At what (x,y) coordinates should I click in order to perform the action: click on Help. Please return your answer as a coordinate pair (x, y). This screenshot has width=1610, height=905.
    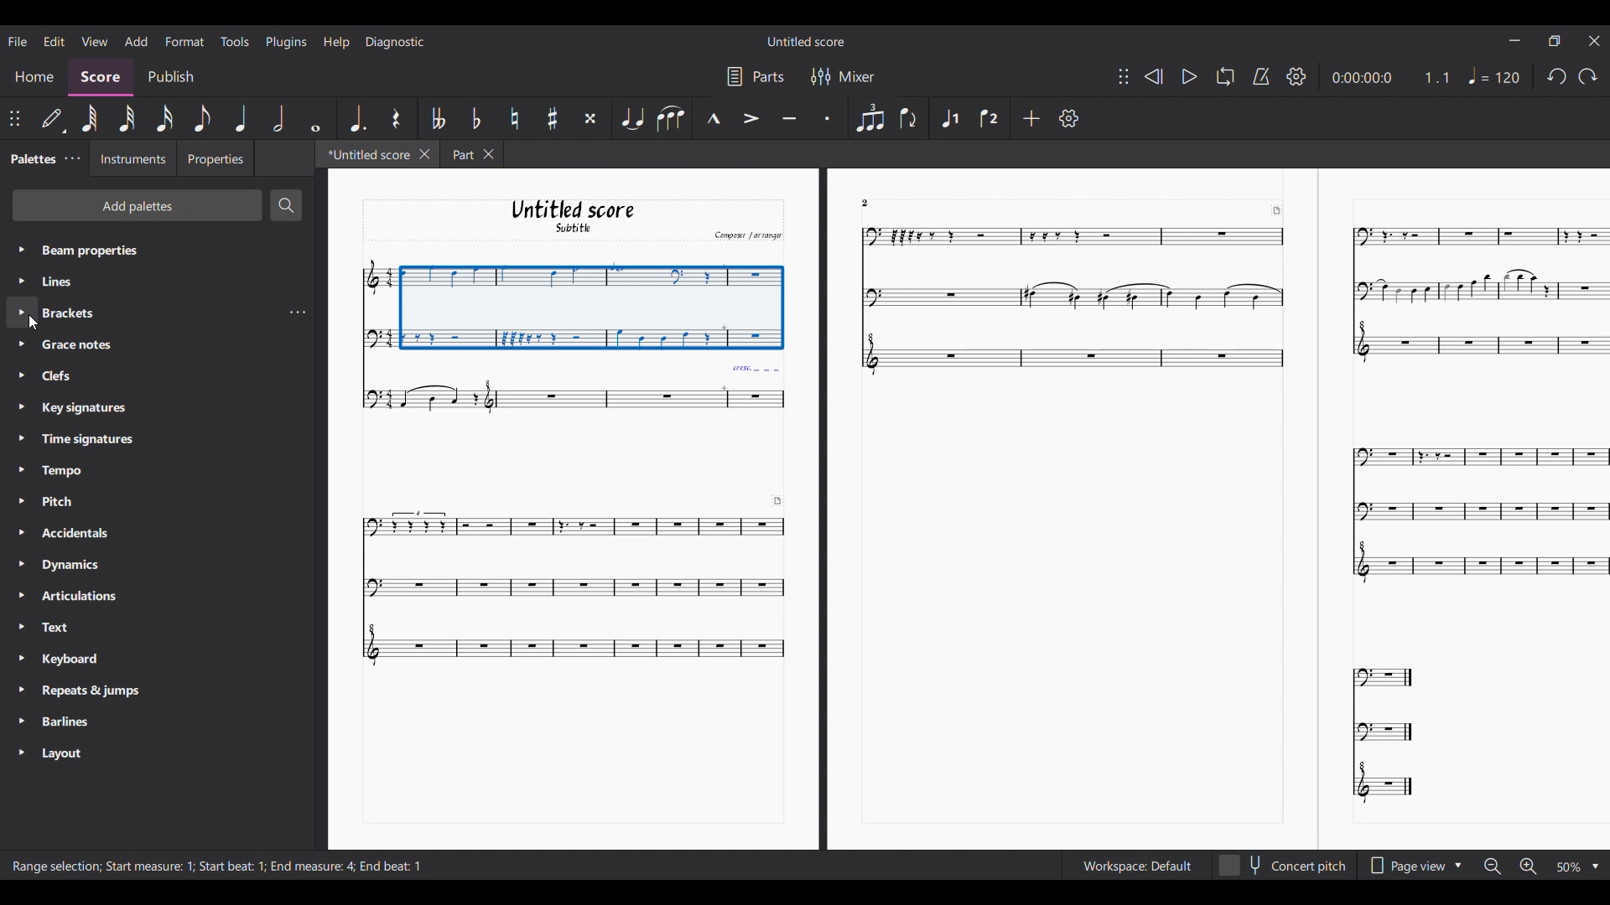
    Looking at the image, I should click on (335, 43).